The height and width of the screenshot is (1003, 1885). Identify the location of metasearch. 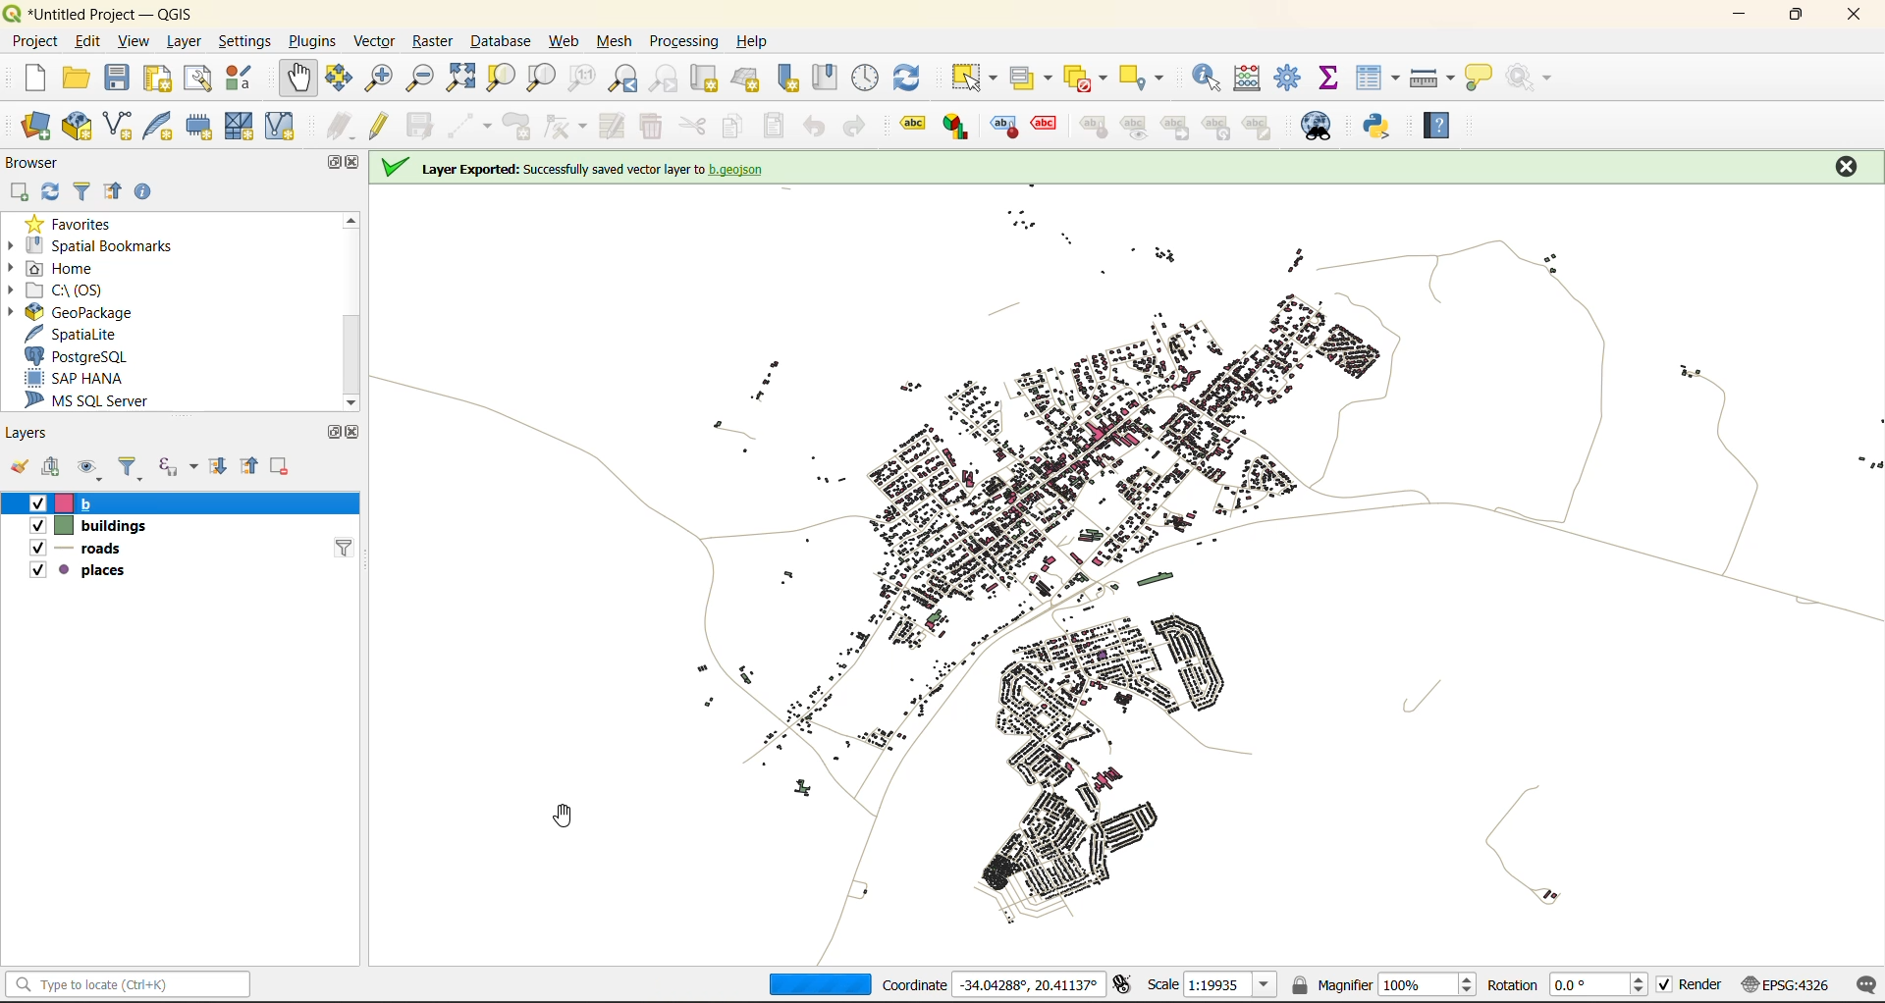
(1326, 127).